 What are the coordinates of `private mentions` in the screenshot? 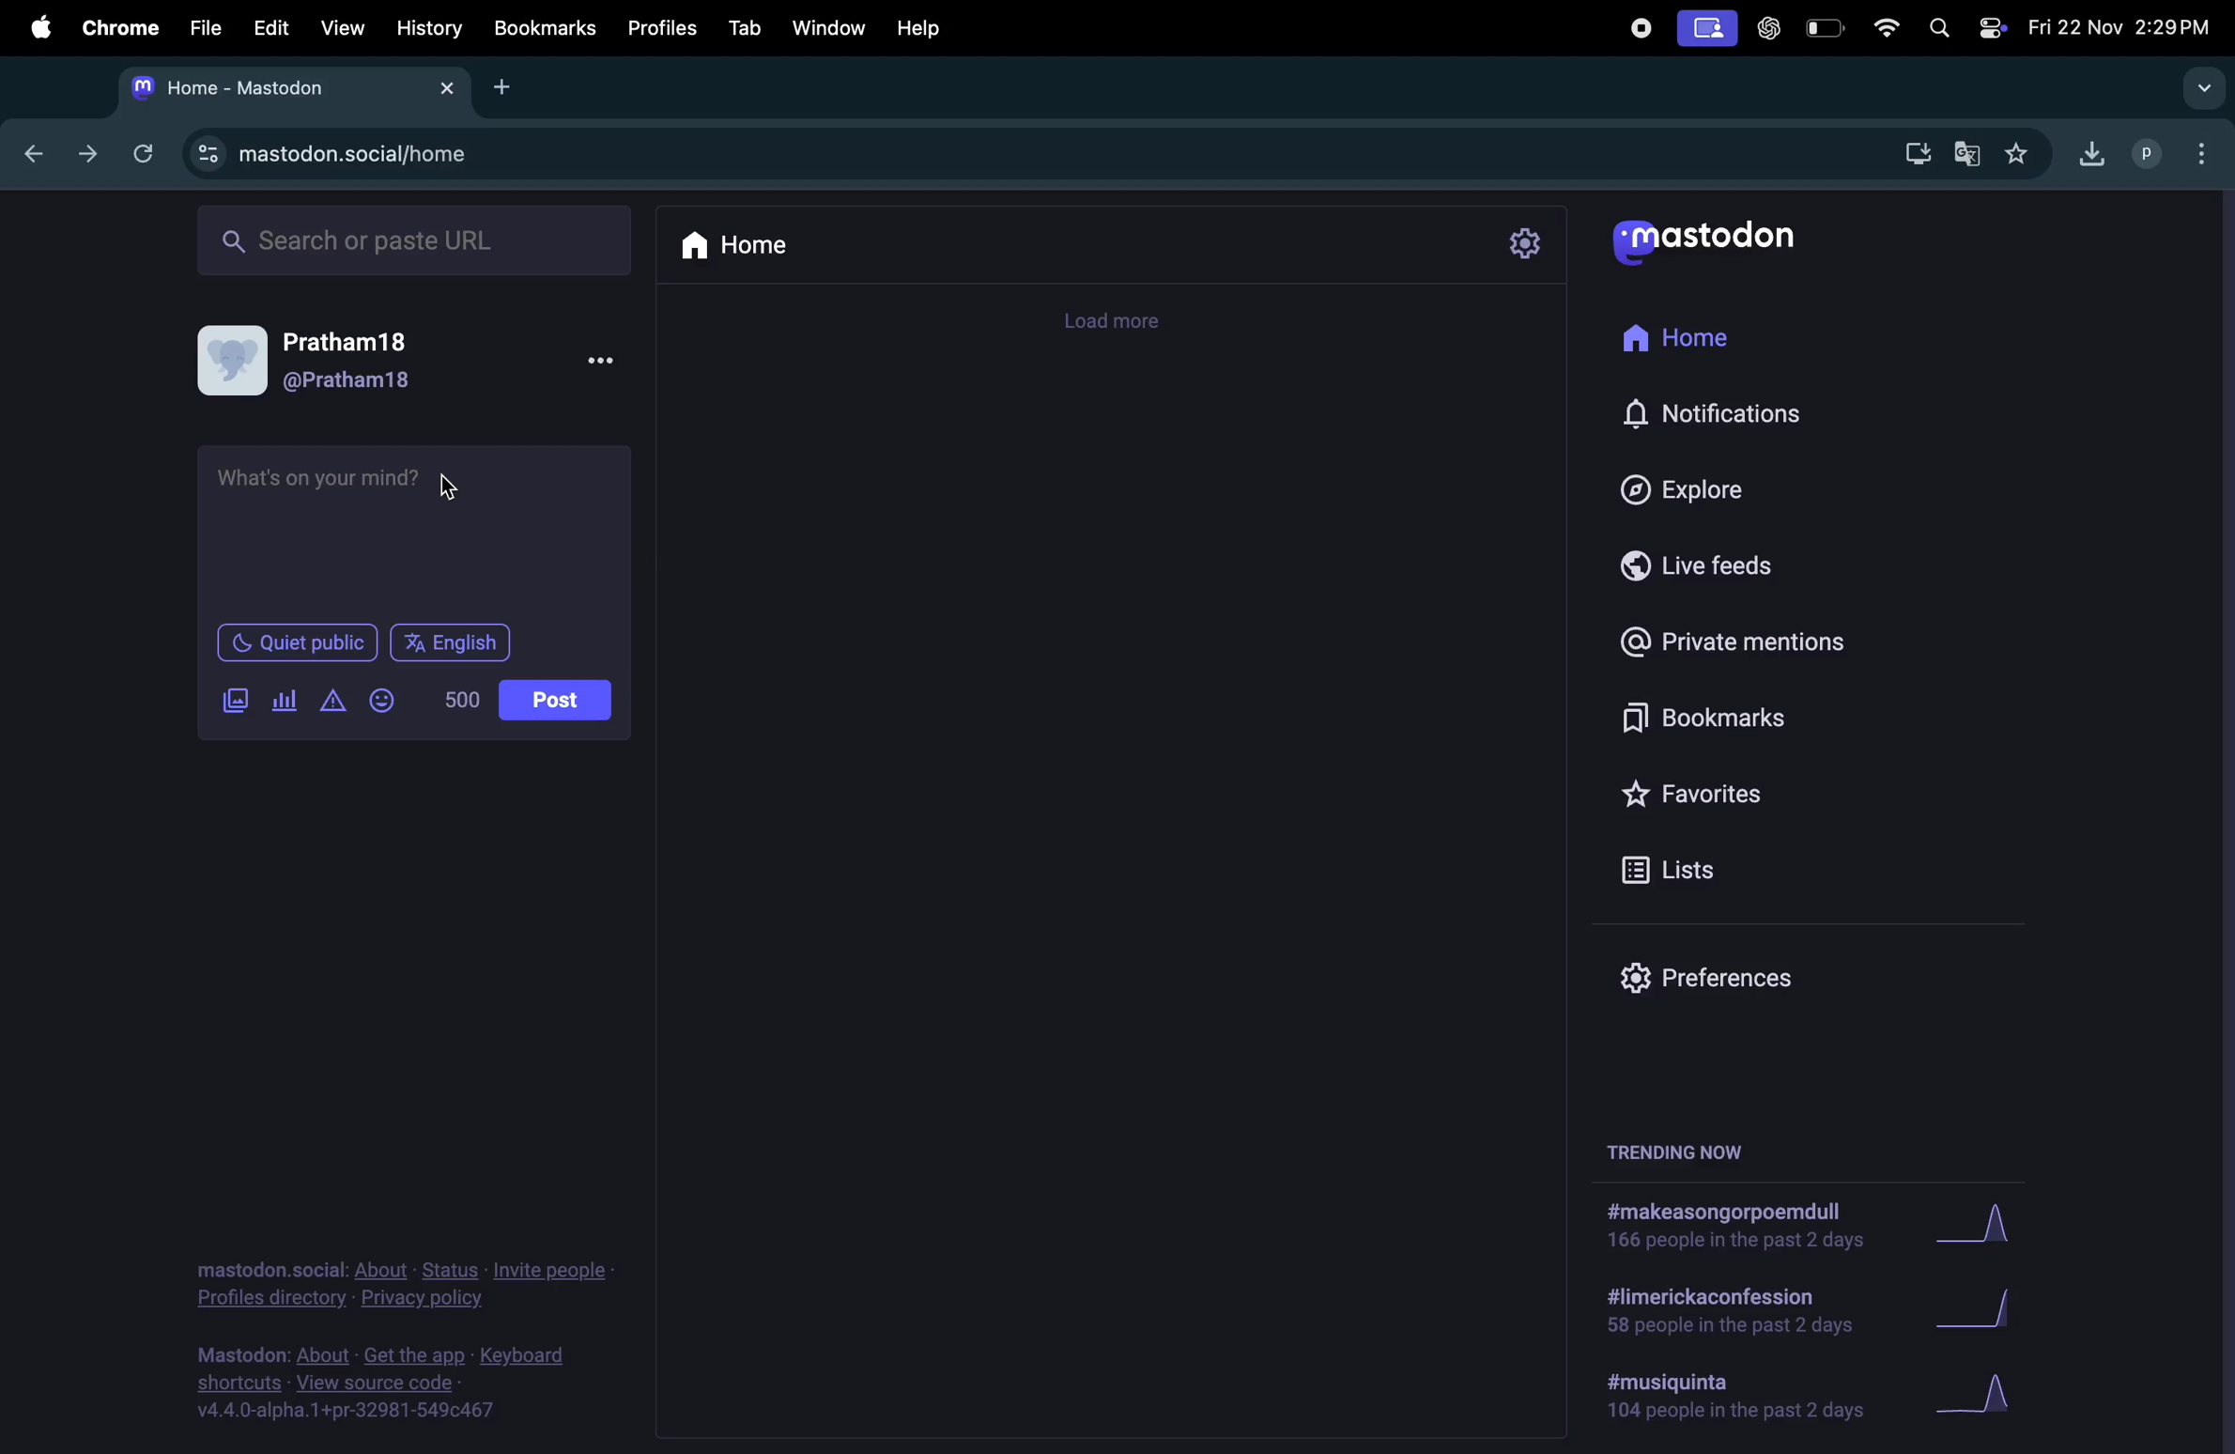 It's located at (1765, 642).